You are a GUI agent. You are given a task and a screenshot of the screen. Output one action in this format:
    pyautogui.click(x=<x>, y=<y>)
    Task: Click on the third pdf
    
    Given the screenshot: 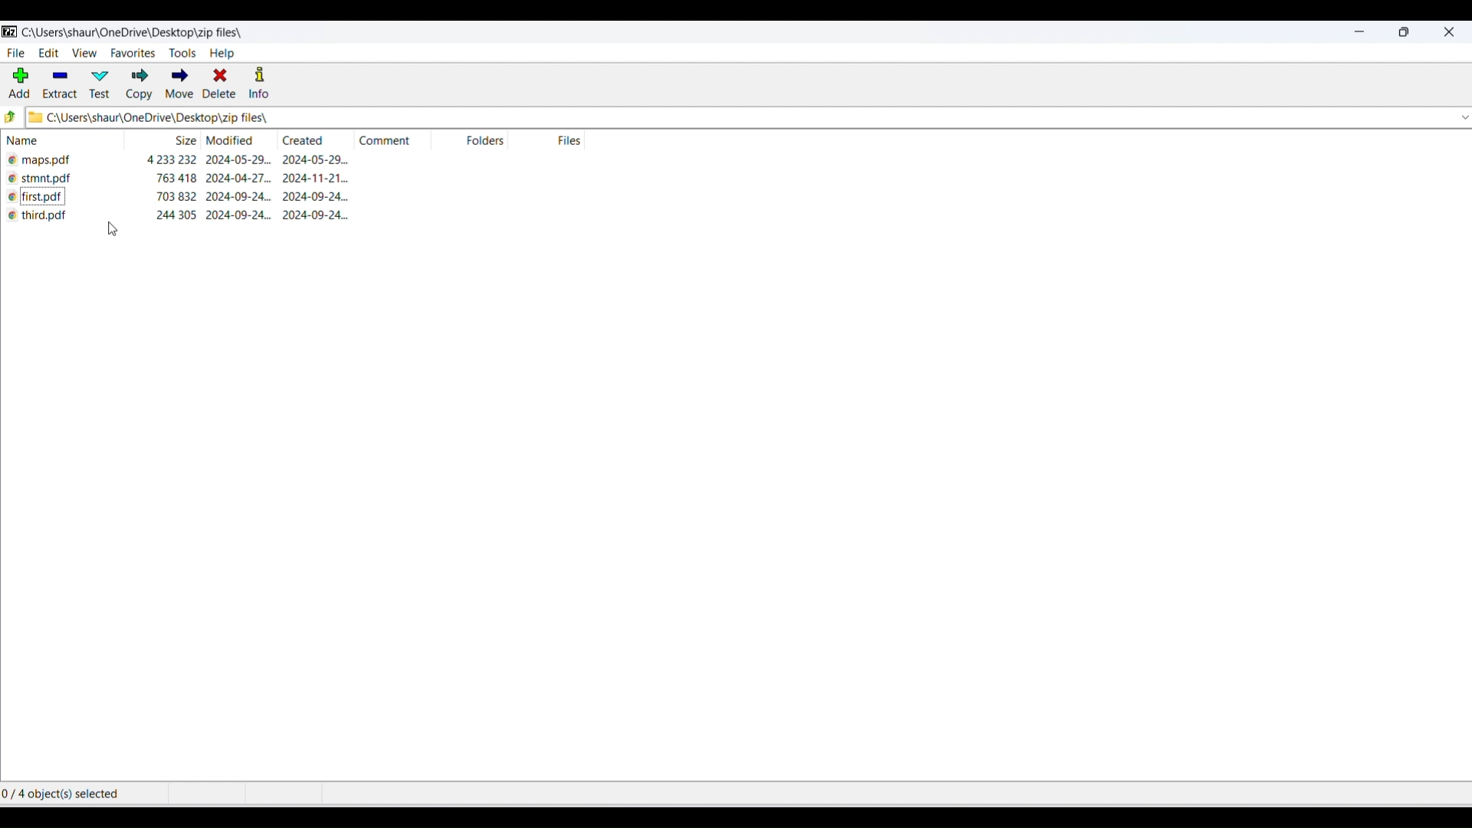 What is the action you would take?
    pyautogui.click(x=40, y=215)
    